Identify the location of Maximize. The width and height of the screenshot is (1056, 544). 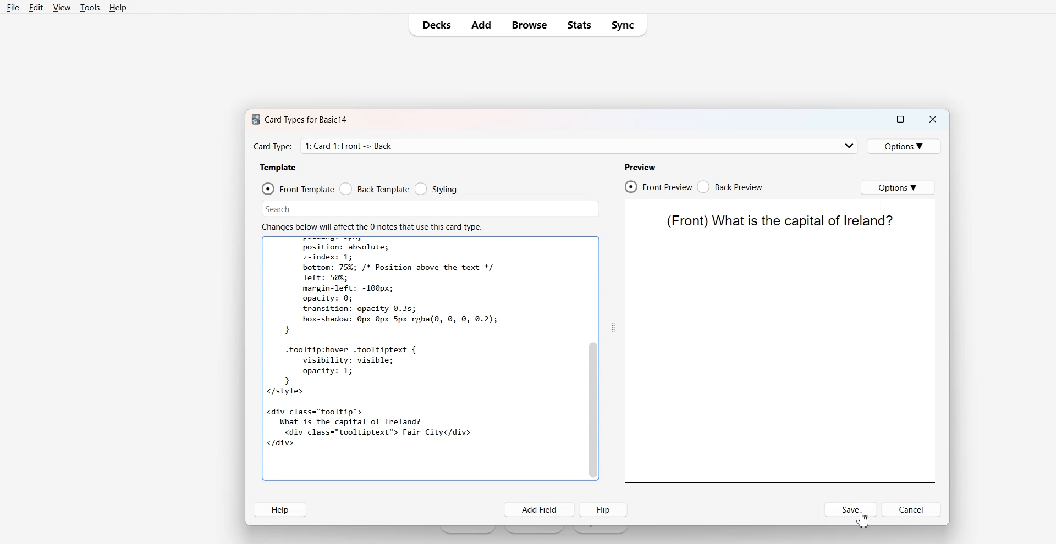
(901, 119).